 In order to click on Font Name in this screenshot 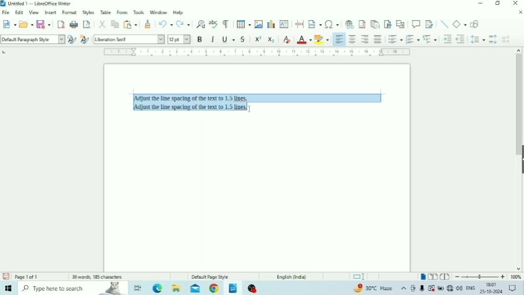, I will do `click(129, 39)`.